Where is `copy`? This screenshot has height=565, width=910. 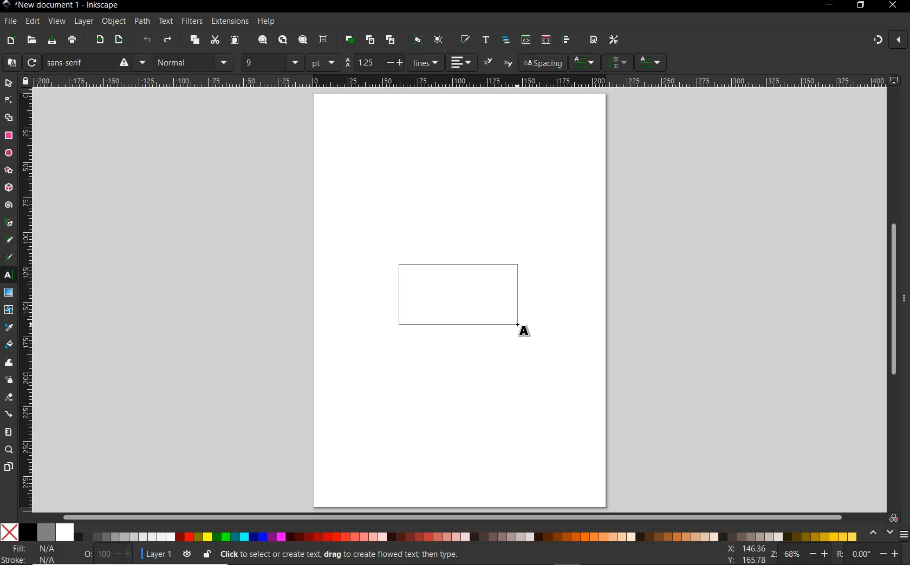
copy is located at coordinates (195, 41).